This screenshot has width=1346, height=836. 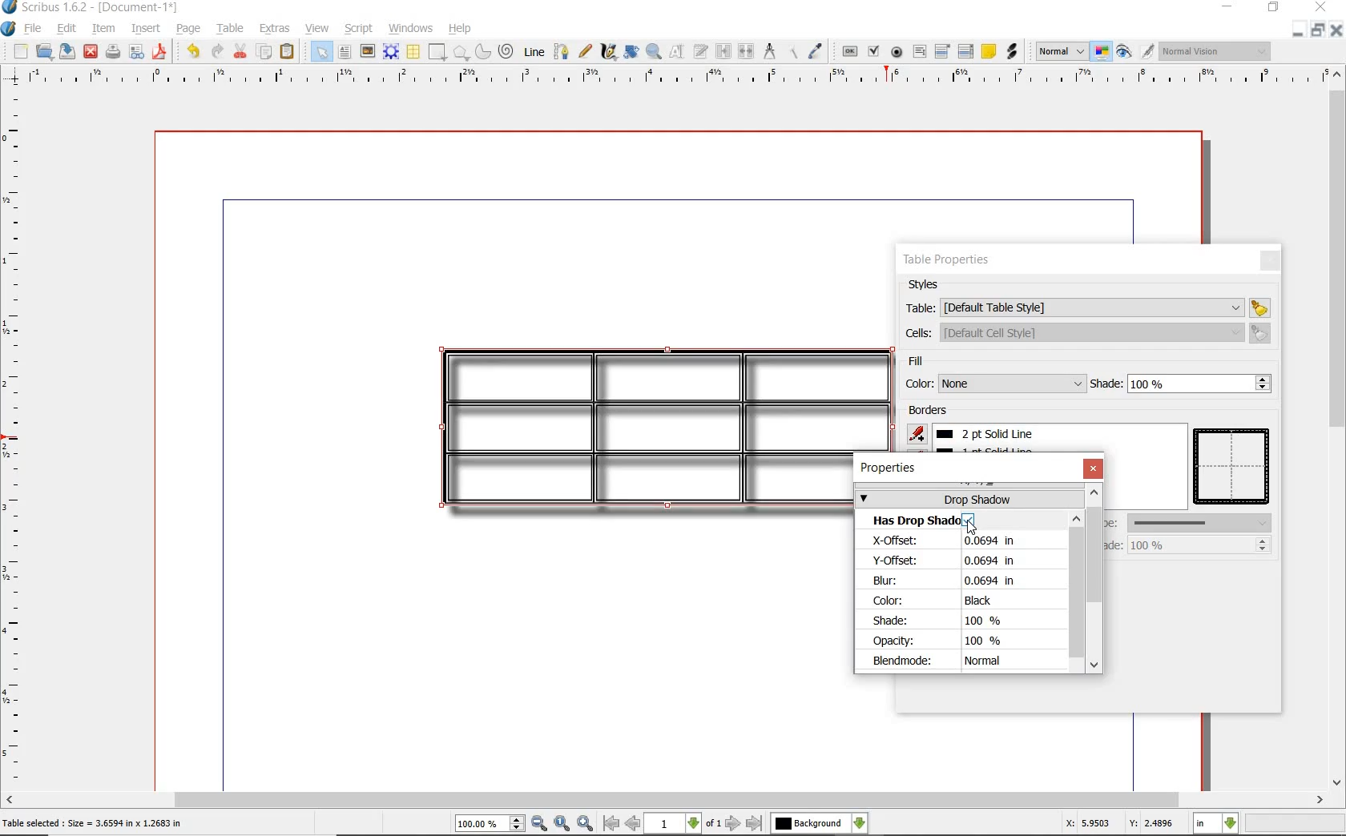 What do you see at coordinates (1338, 426) in the screenshot?
I see `scrollbar` at bounding box center [1338, 426].